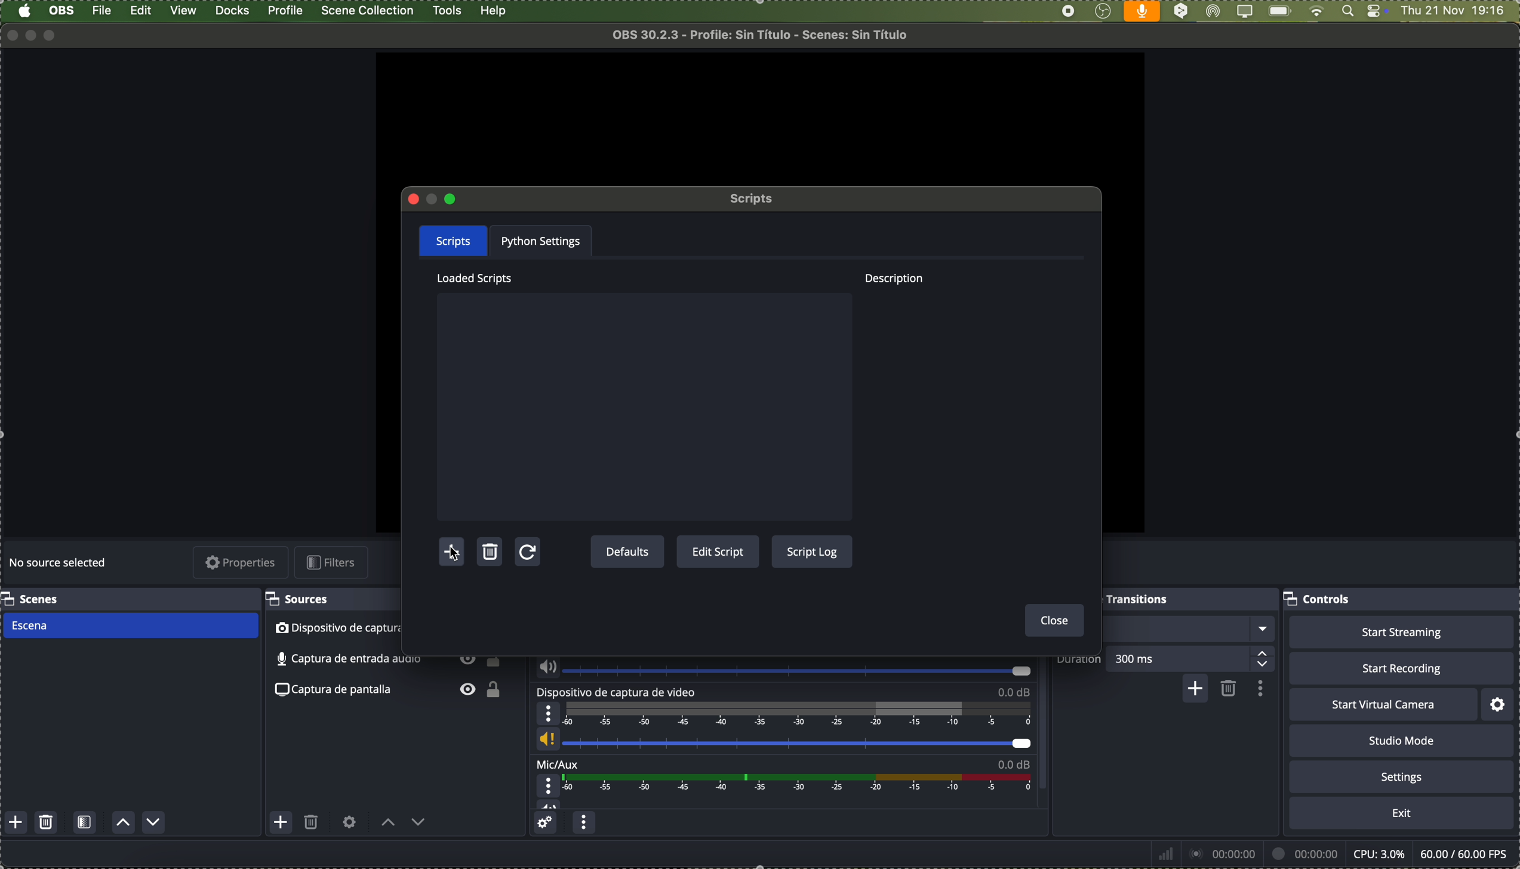  What do you see at coordinates (627, 553) in the screenshot?
I see `defaults` at bounding box center [627, 553].